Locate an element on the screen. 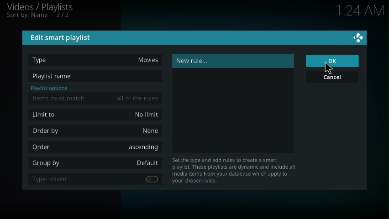 This screenshot has width=389, height=219. none is located at coordinates (150, 130).